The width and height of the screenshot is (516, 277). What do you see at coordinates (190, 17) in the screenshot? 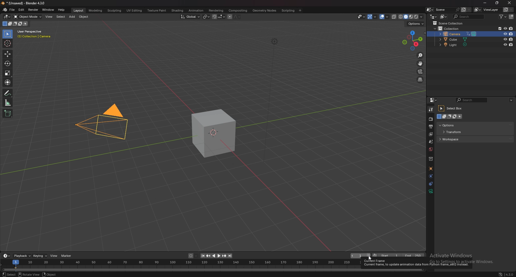
I see `transform orientation` at bounding box center [190, 17].